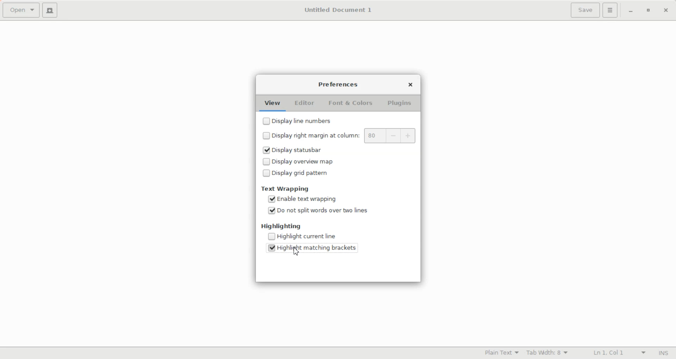 This screenshot has width=676, height=359. What do you see at coordinates (394, 136) in the screenshot?
I see `Decrease` at bounding box center [394, 136].